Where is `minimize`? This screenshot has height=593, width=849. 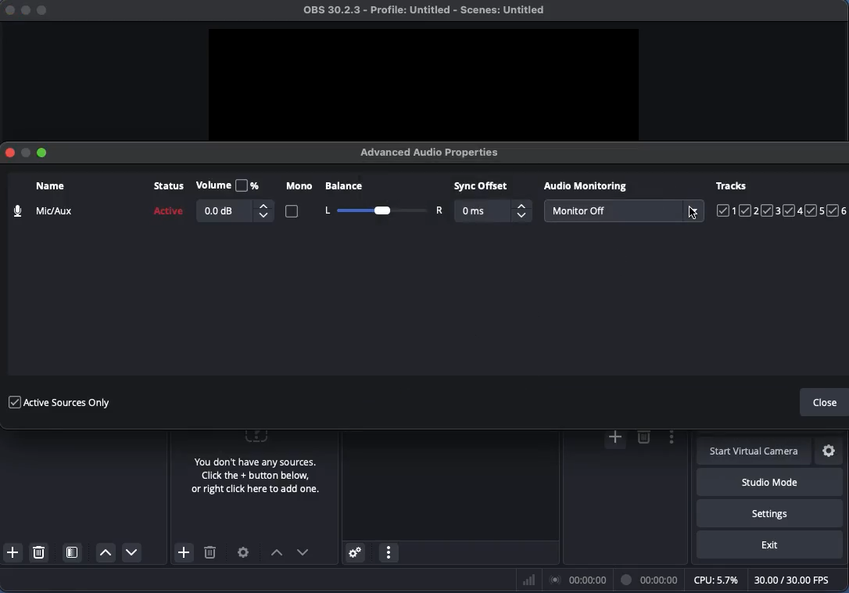
minimize is located at coordinates (23, 13).